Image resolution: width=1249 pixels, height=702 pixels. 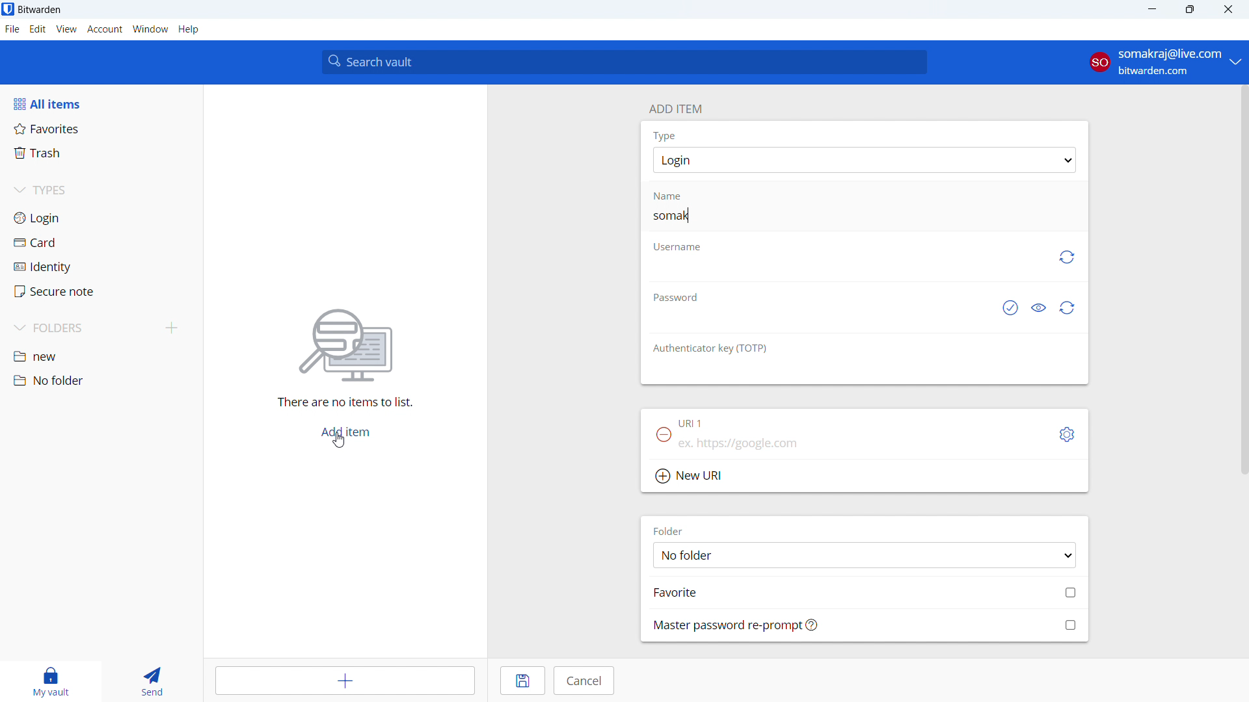 I want to click on search vault, so click(x=624, y=62).